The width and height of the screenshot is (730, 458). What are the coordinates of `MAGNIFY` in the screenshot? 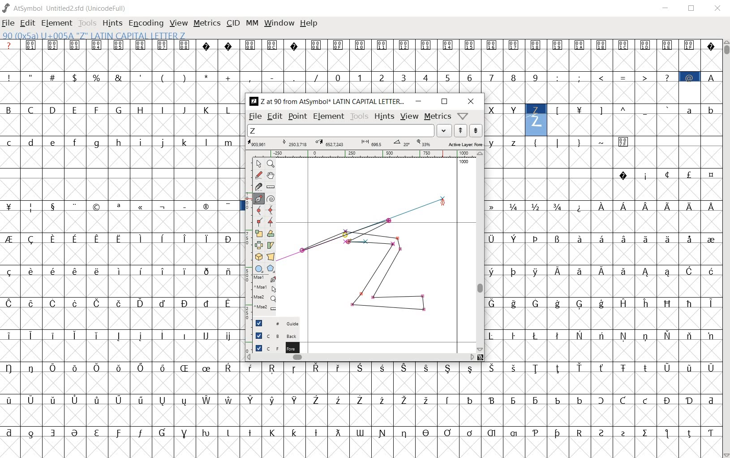 It's located at (271, 164).